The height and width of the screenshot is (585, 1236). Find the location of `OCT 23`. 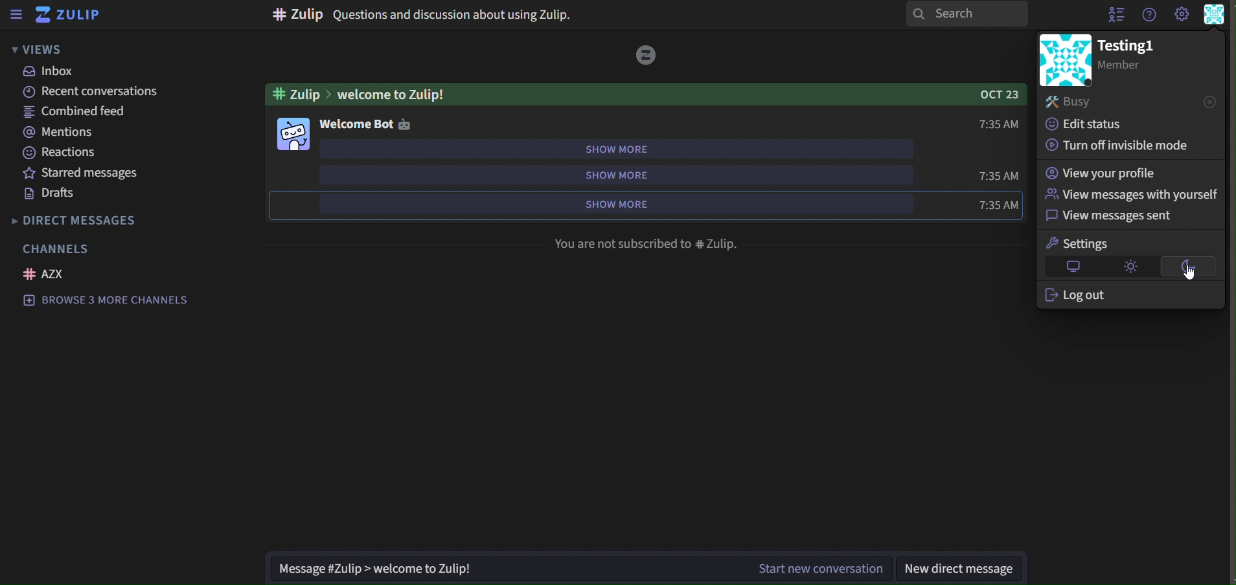

OCT 23 is located at coordinates (991, 94).